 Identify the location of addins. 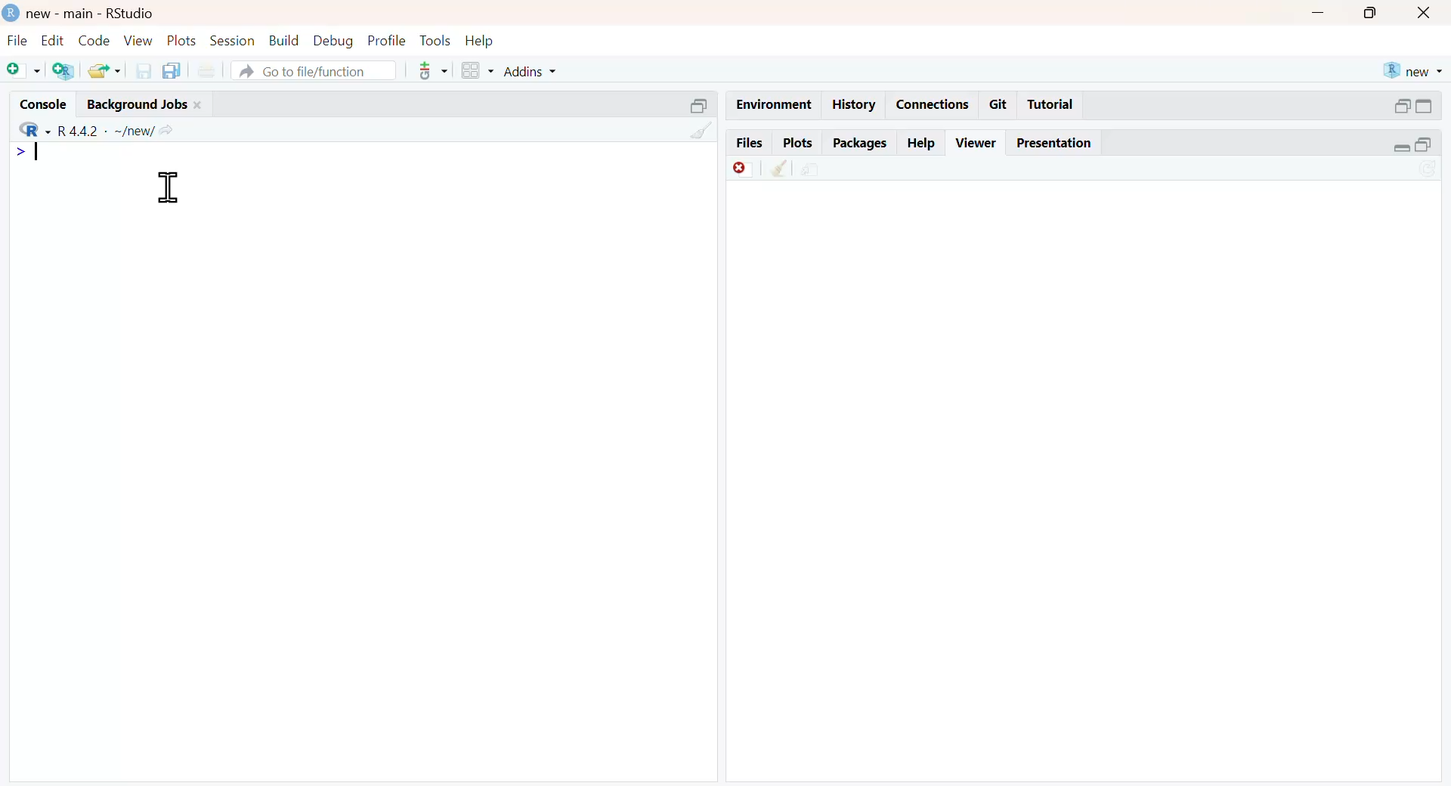
(531, 72).